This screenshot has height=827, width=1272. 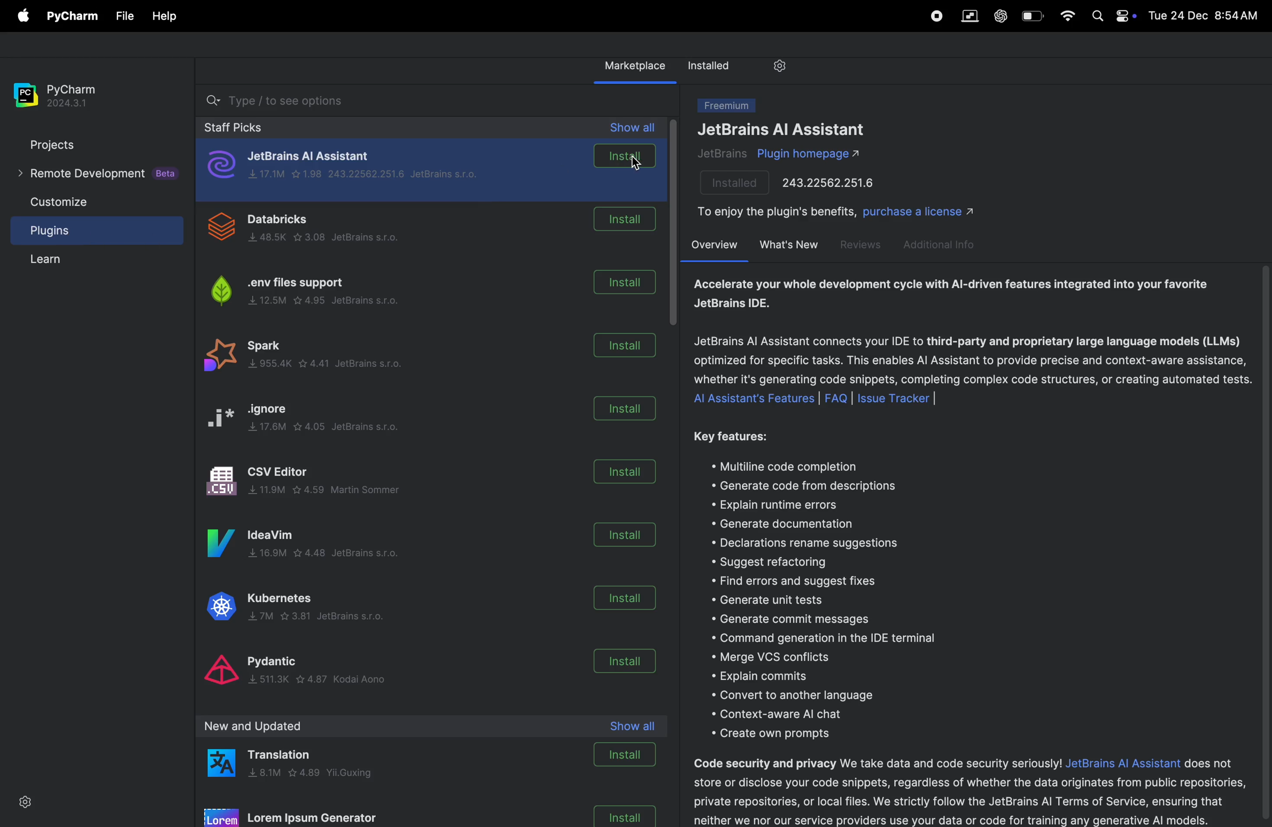 I want to click on install, so click(x=626, y=815).